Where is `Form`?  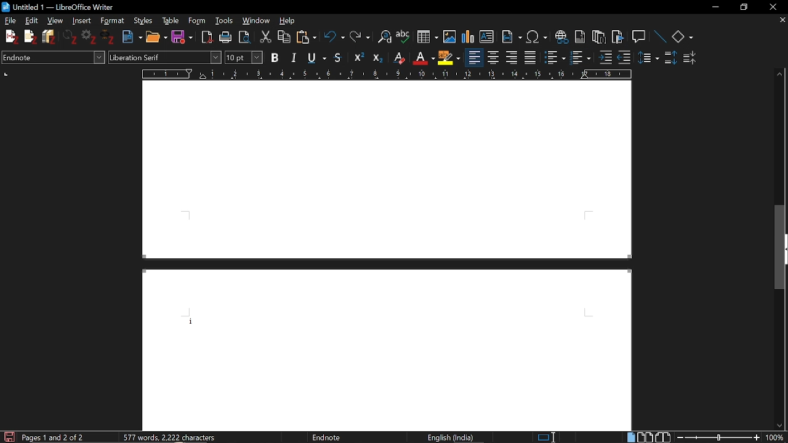
Form is located at coordinates (196, 21).